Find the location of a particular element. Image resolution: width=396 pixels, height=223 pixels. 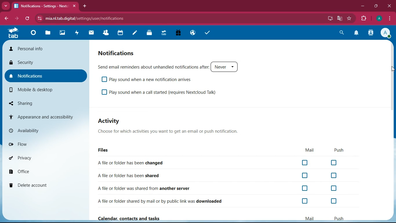

notes is located at coordinates (136, 34).